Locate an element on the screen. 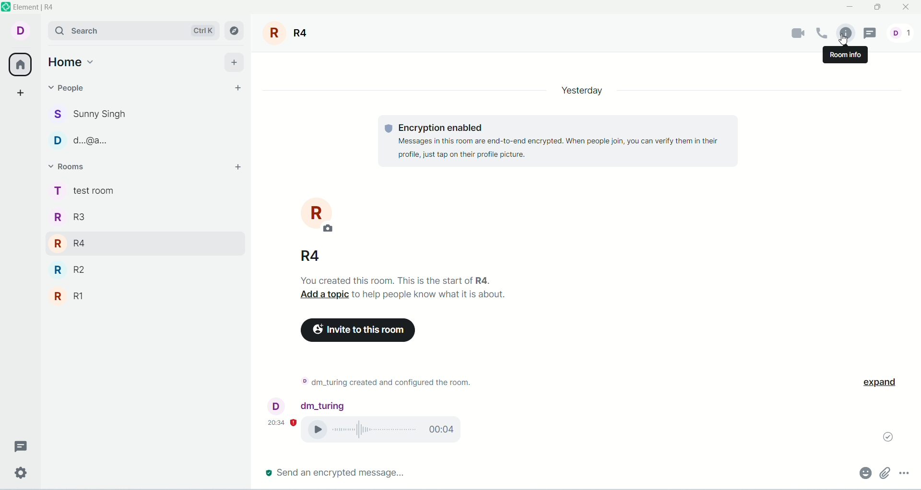 This screenshot has height=490, width=921. options is located at coordinates (903, 473).